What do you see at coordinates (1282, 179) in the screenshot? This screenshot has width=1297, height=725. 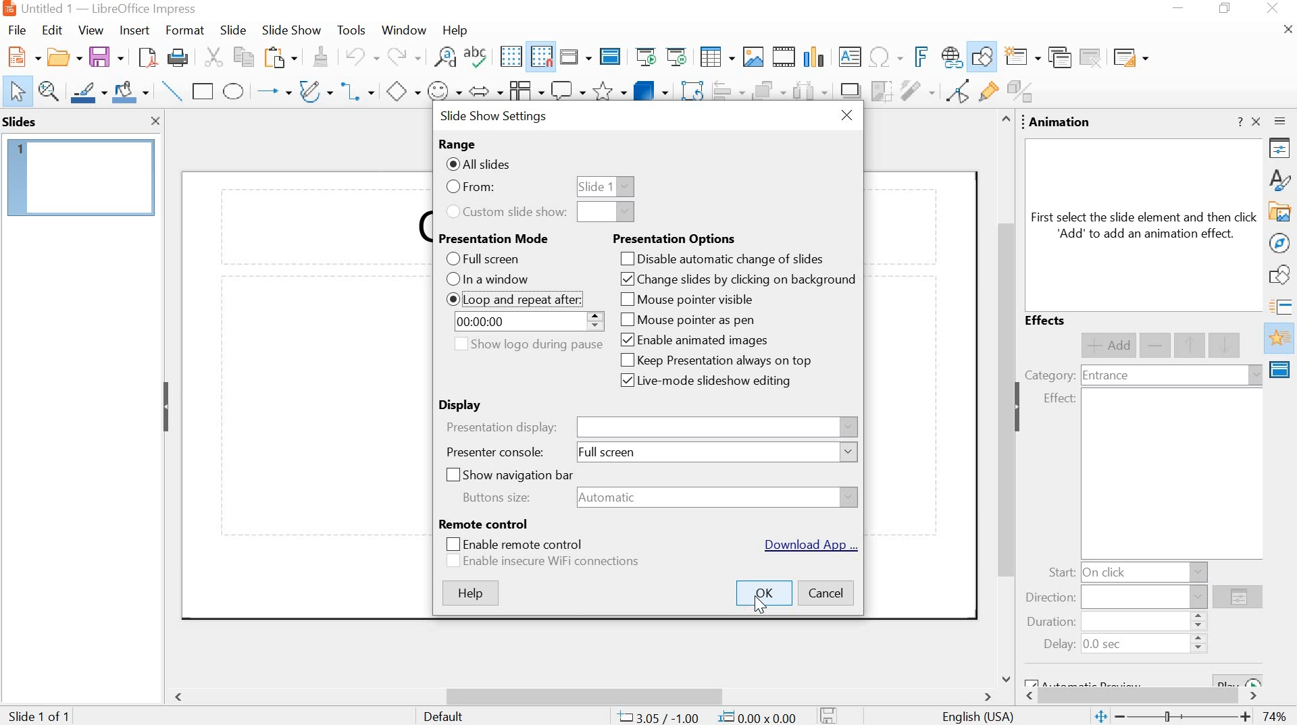 I see `styles` at bounding box center [1282, 179].